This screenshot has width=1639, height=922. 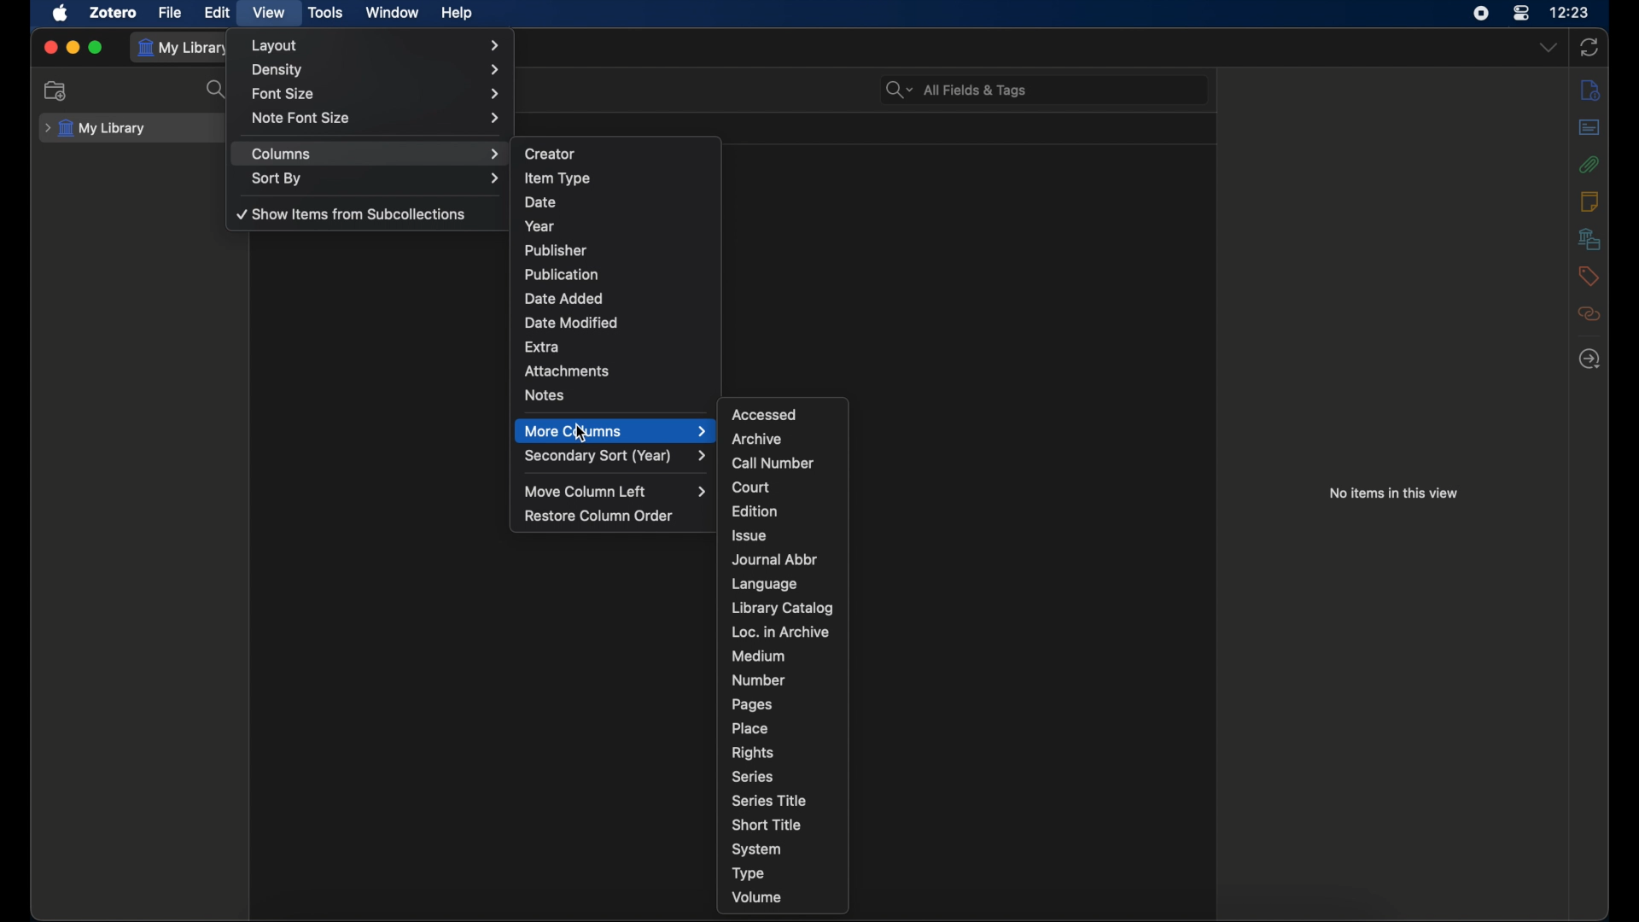 What do you see at coordinates (1591, 90) in the screenshot?
I see `info` at bounding box center [1591, 90].